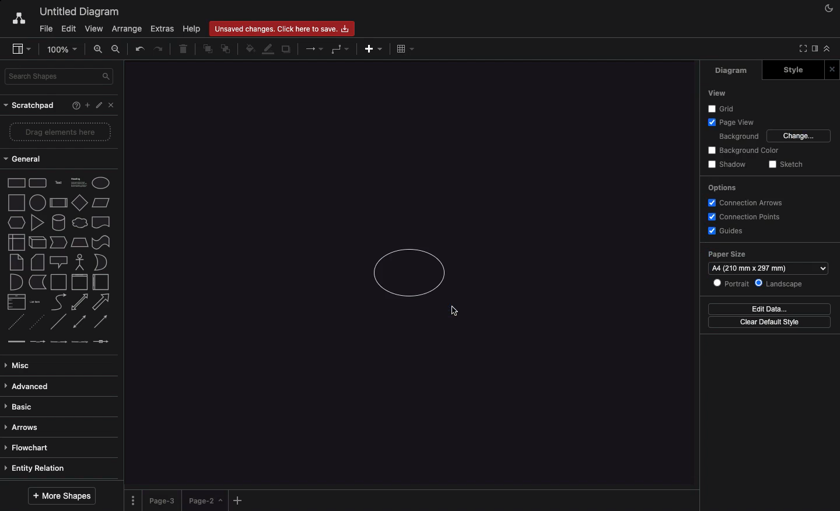 The width and height of the screenshot is (840, 511). I want to click on Arrows, so click(313, 50).